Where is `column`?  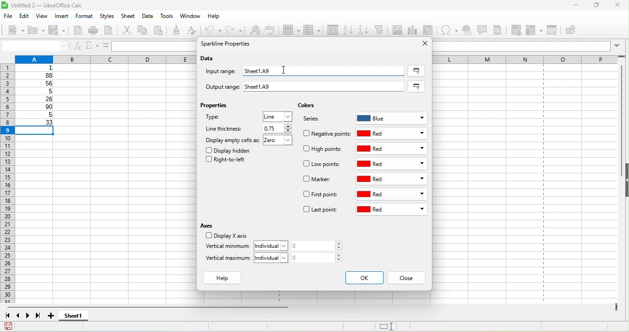
column is located at coordinates (311, 31).